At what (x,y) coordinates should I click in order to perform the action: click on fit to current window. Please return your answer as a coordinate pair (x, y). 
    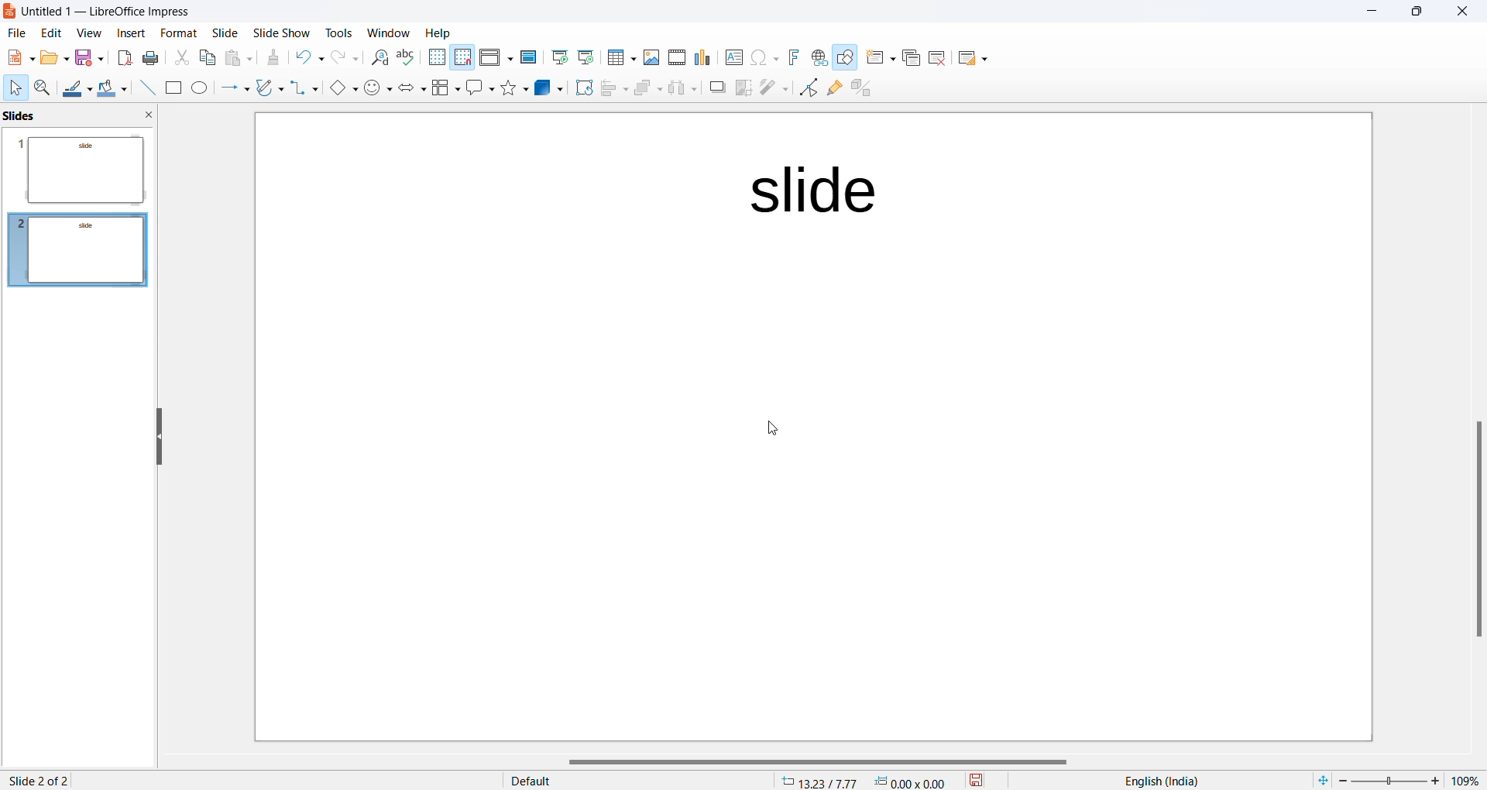
    Looking at the image, I should click on (1319, 780).